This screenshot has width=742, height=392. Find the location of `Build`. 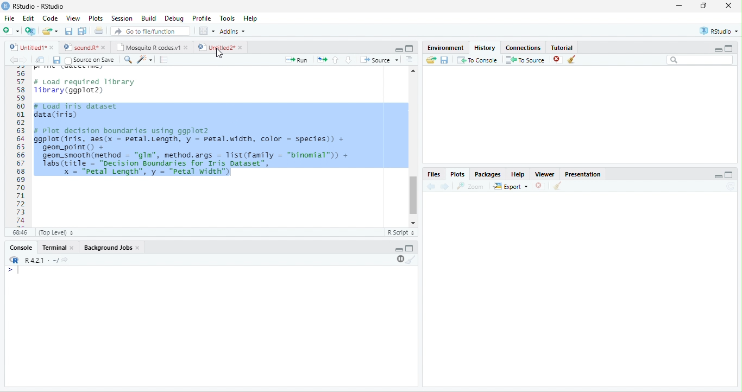

Build is located at coordinates (149, 18).